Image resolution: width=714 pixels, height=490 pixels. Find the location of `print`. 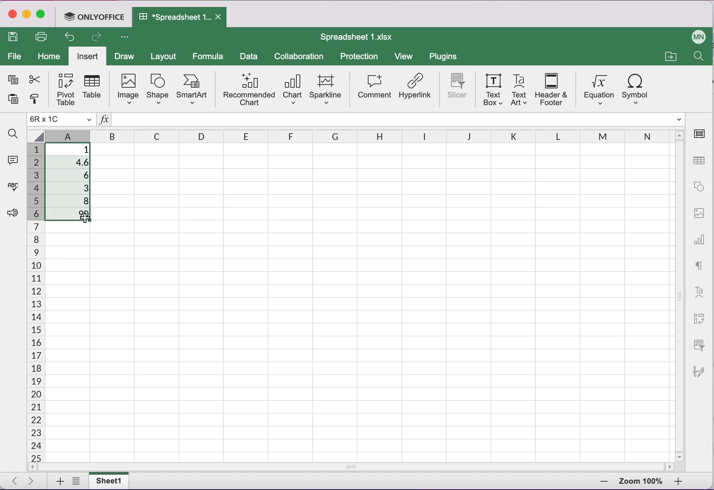

print is located at coordinates (42, 37).